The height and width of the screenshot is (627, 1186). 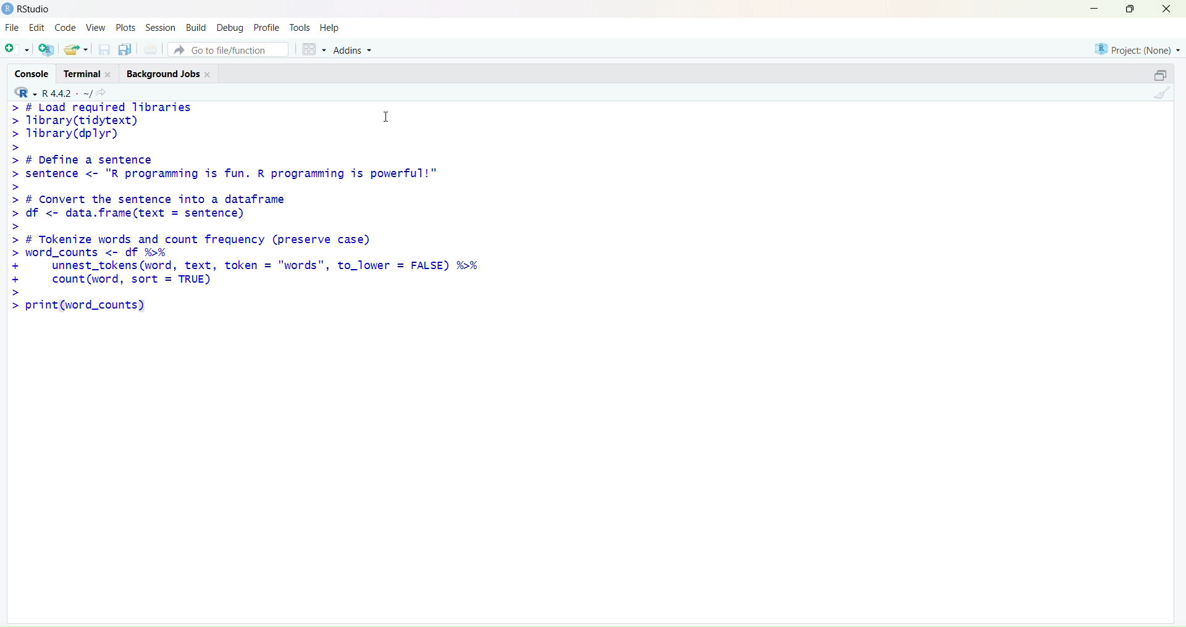 I want to click on code, so click(x=68, y=28).